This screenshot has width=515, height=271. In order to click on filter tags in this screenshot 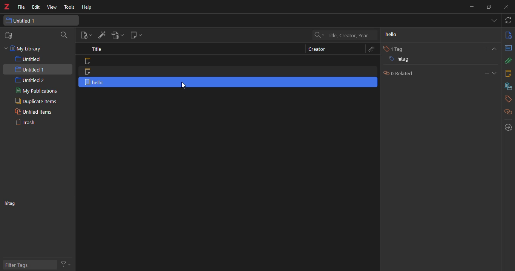, I will do `click(18, 266)`.